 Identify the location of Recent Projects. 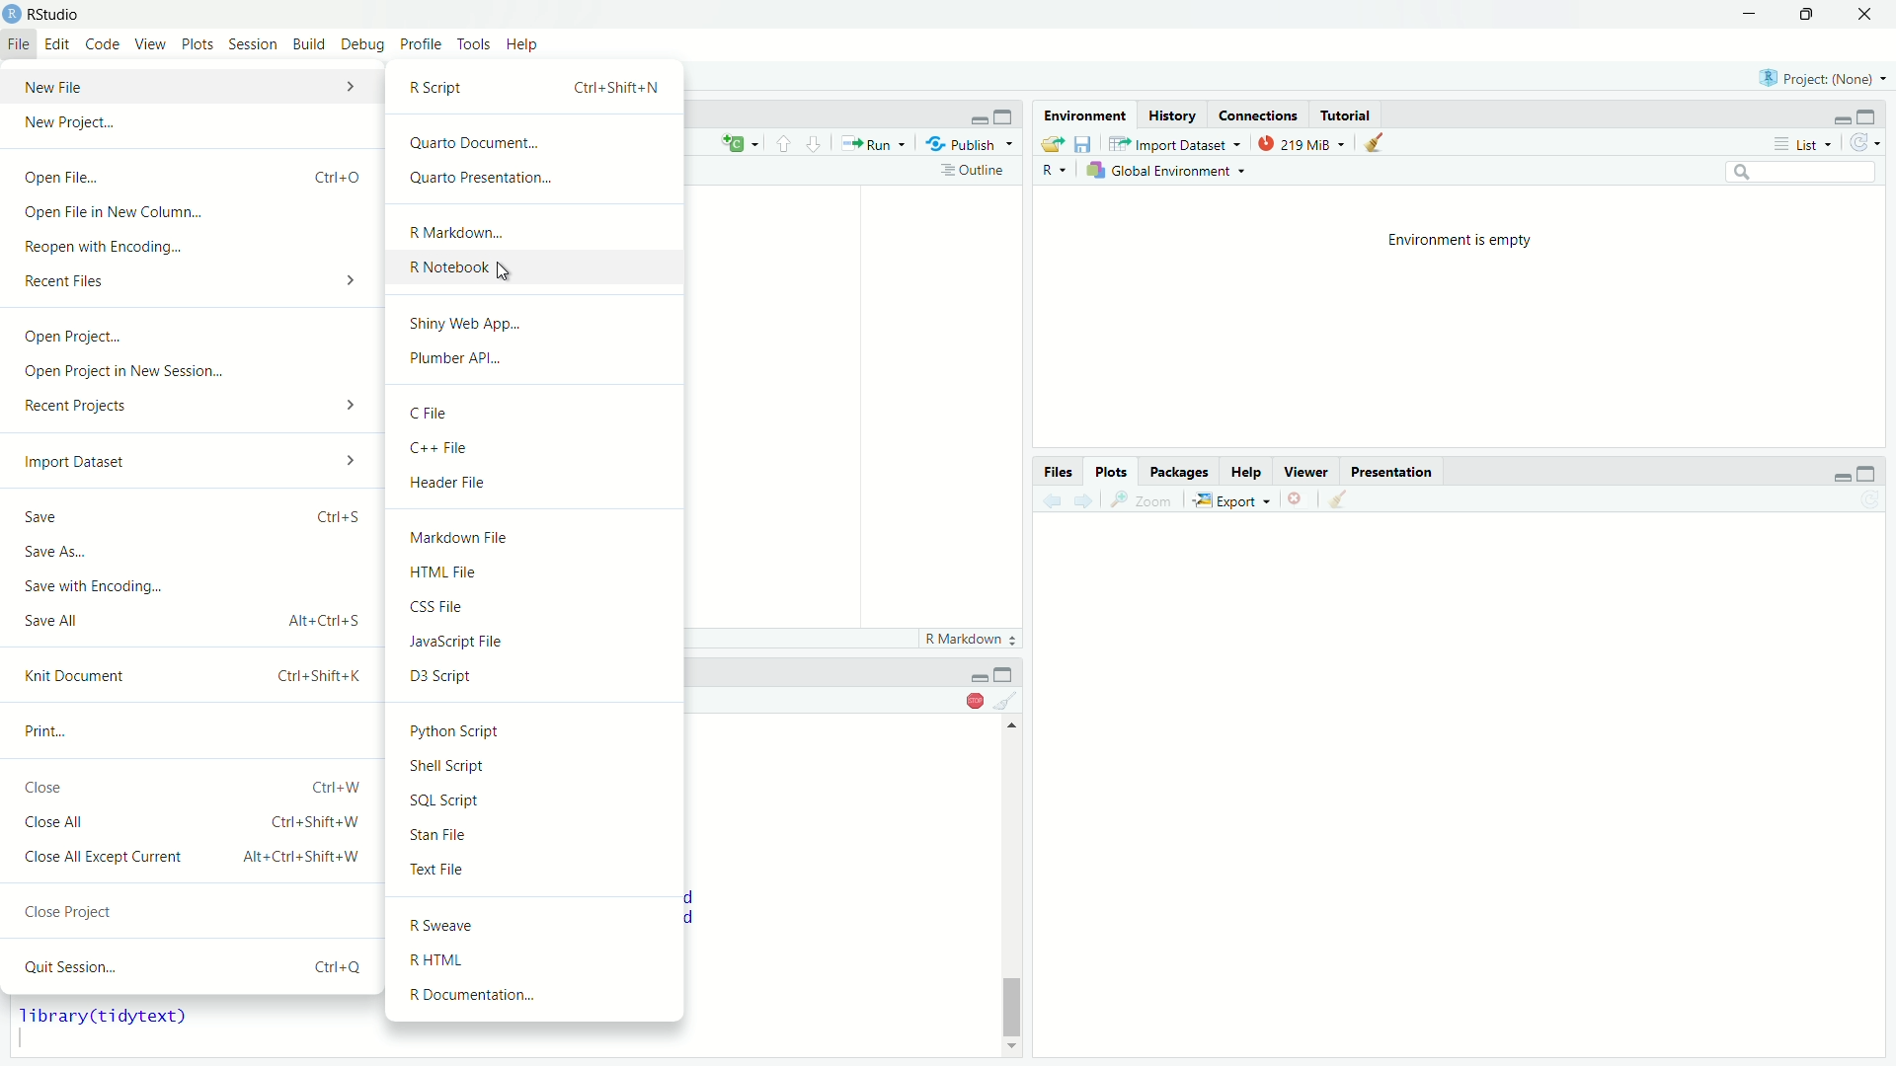
(191, 405).